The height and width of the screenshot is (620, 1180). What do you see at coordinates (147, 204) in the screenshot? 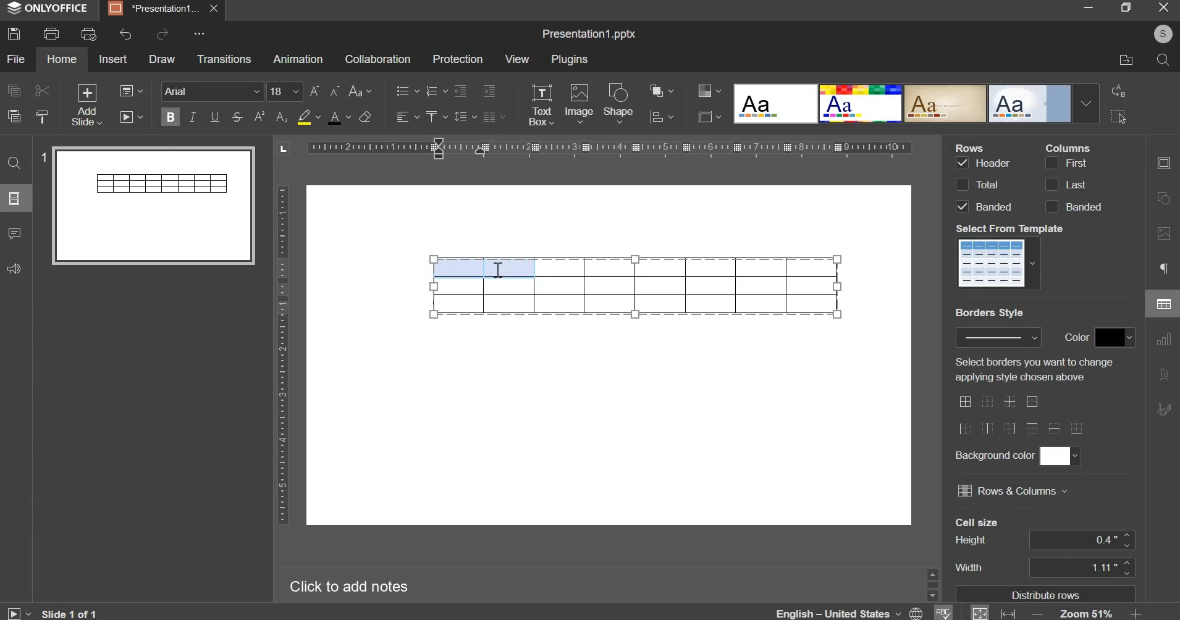
I see `slide preview` at bounding box center [147, 204].